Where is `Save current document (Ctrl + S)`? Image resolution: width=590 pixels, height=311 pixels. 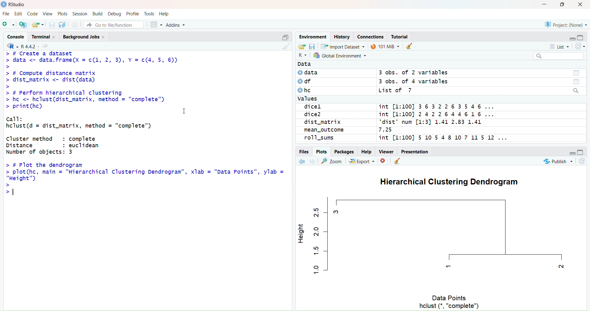
Save current document (Ctrl + S) is located at coordinates (51, 24).